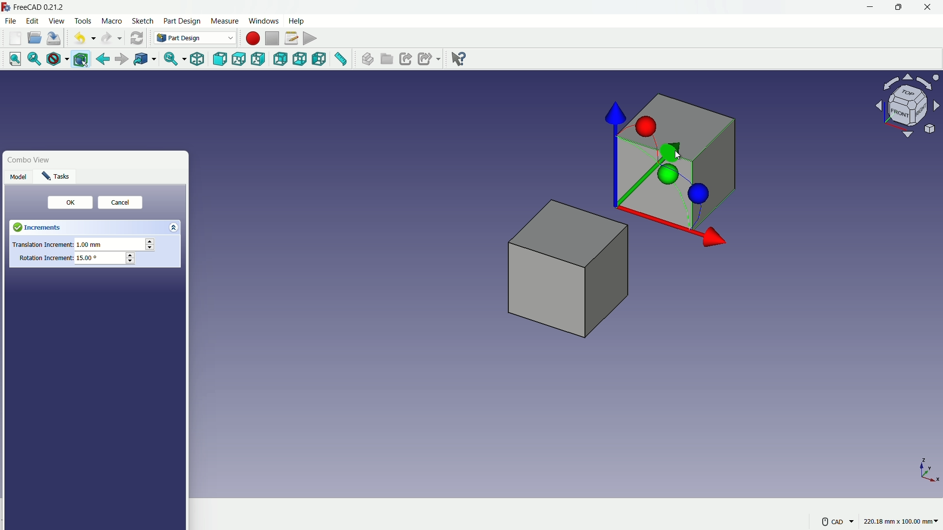 The image size is (943, 530). Describe the element at coordinates (341, 60) in the screenshot. I see `measure` at that location.